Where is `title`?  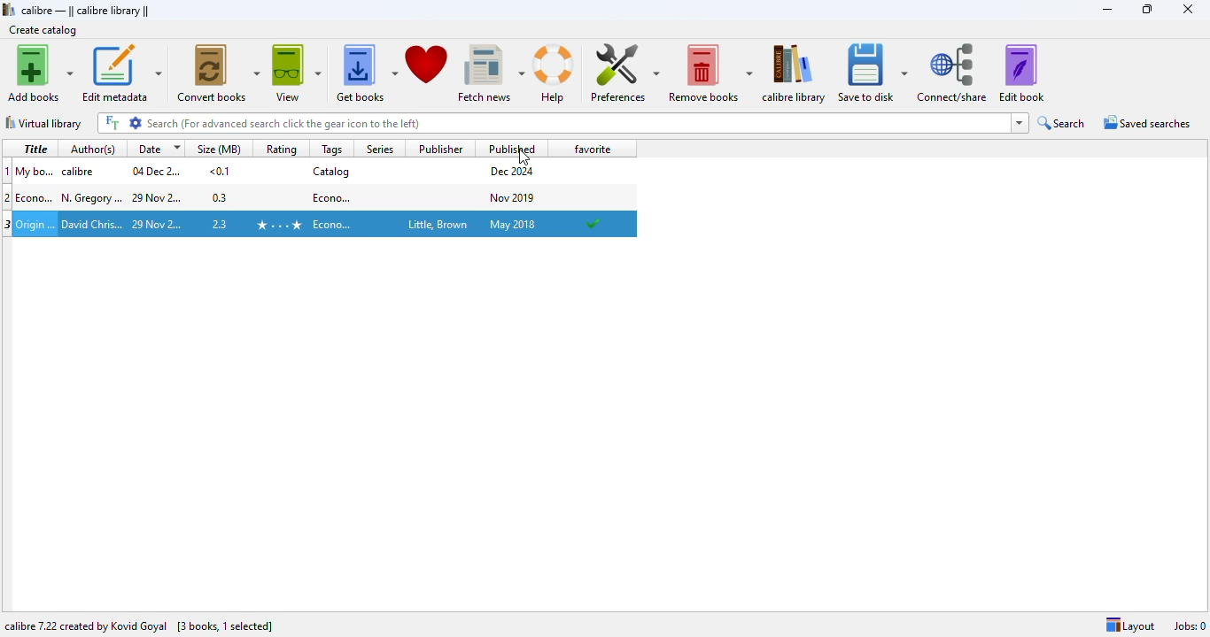 title is located at coordinates (35, 196).